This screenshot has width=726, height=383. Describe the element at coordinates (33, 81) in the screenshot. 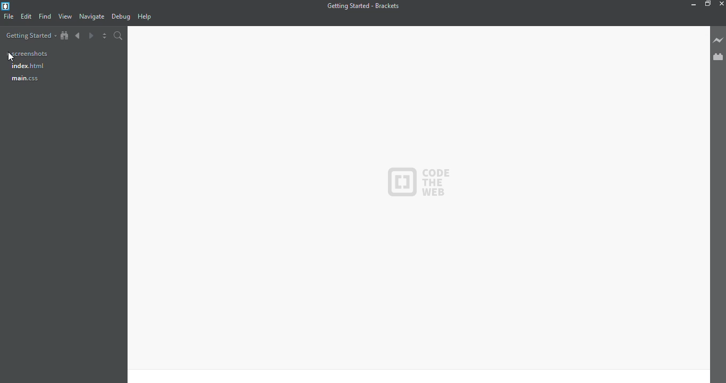

I see `main.css` at that location.